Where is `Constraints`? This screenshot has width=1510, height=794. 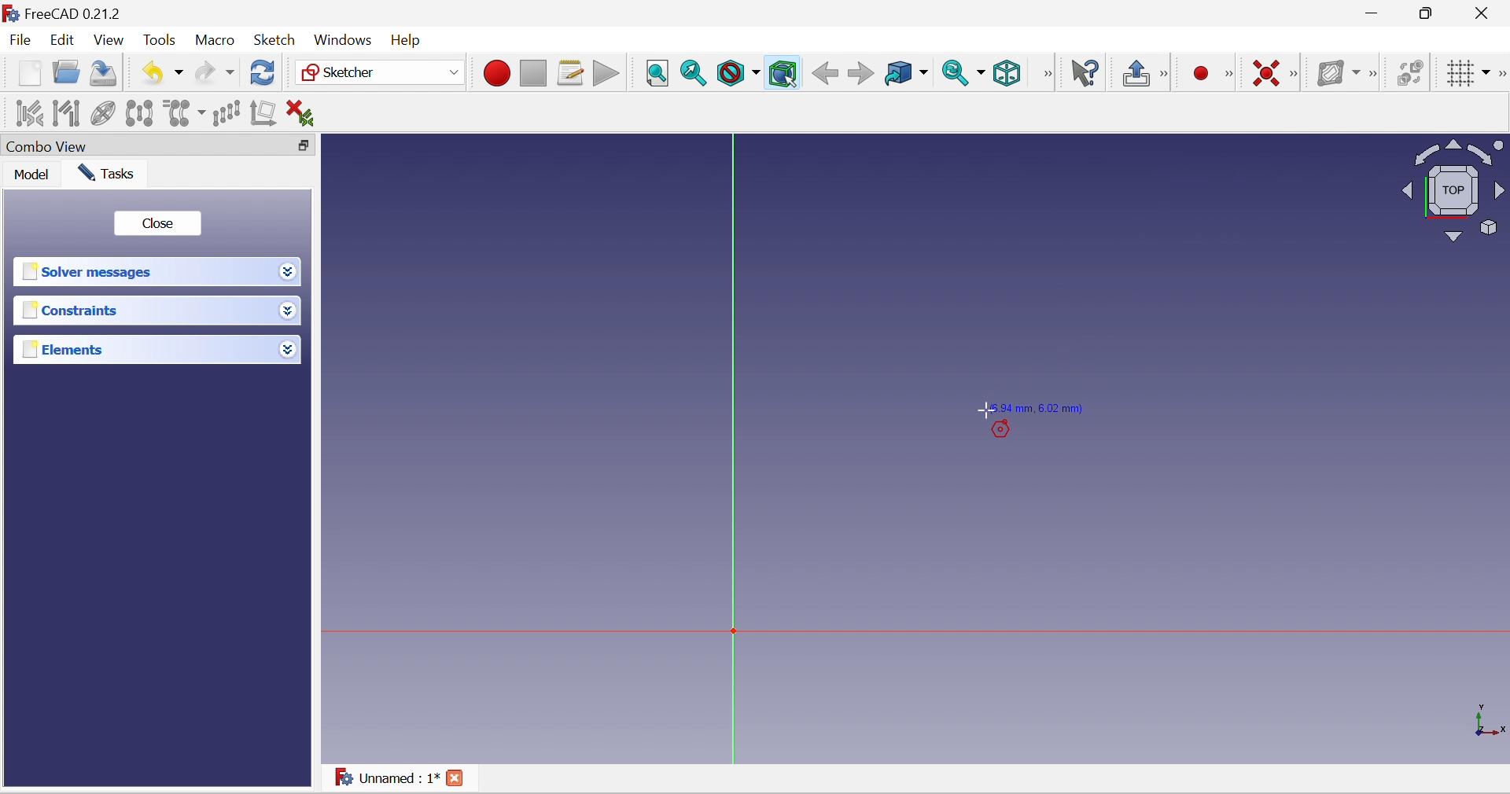
Constraints is located at coordinates (142, 311).